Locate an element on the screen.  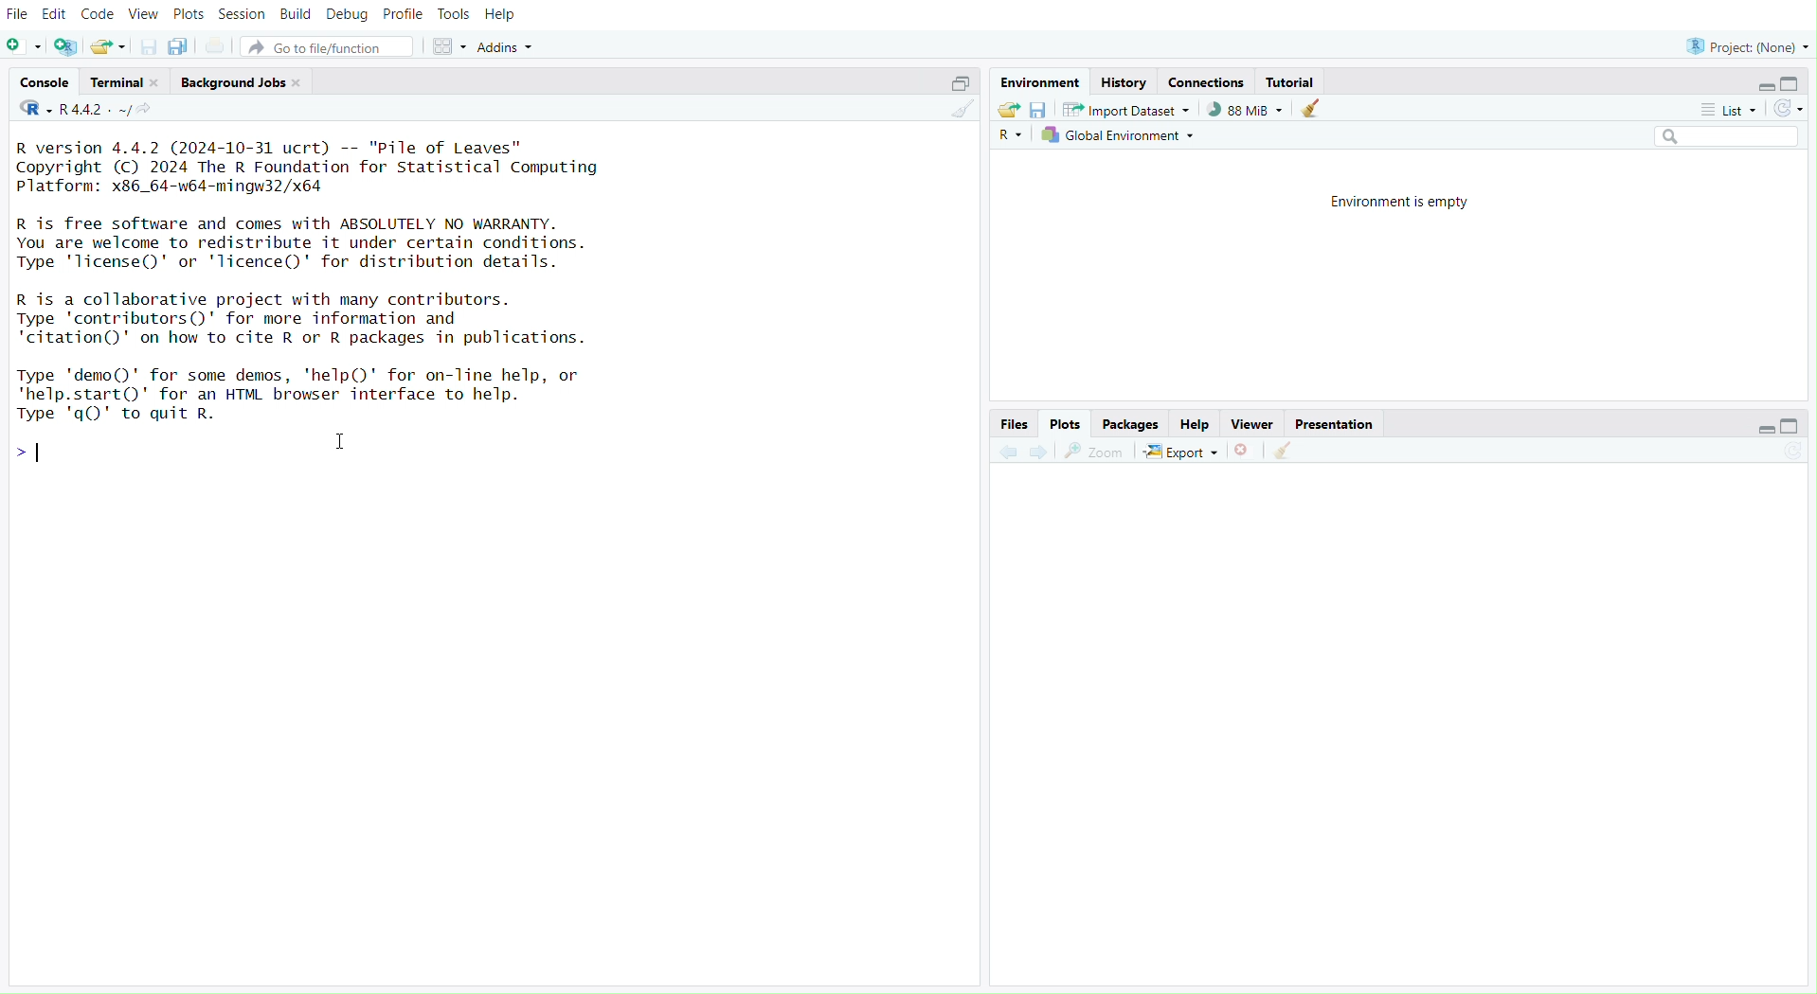
Files is located at coordinates (1015, 423).